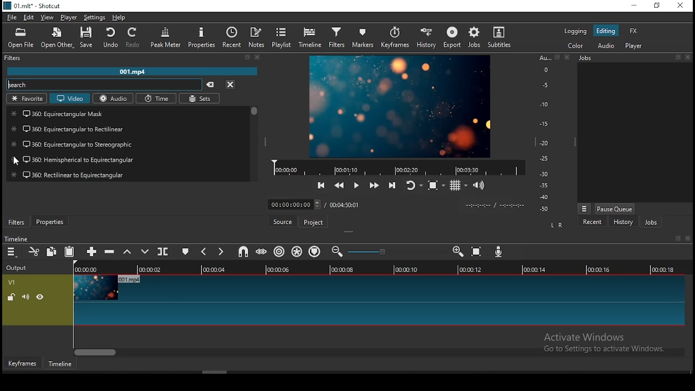 Image resolution: width=695 pixels, height=391 pixels. Describe the element at coordinates (390, 184) in the screenshot. I see `skip to the next point` at that location.